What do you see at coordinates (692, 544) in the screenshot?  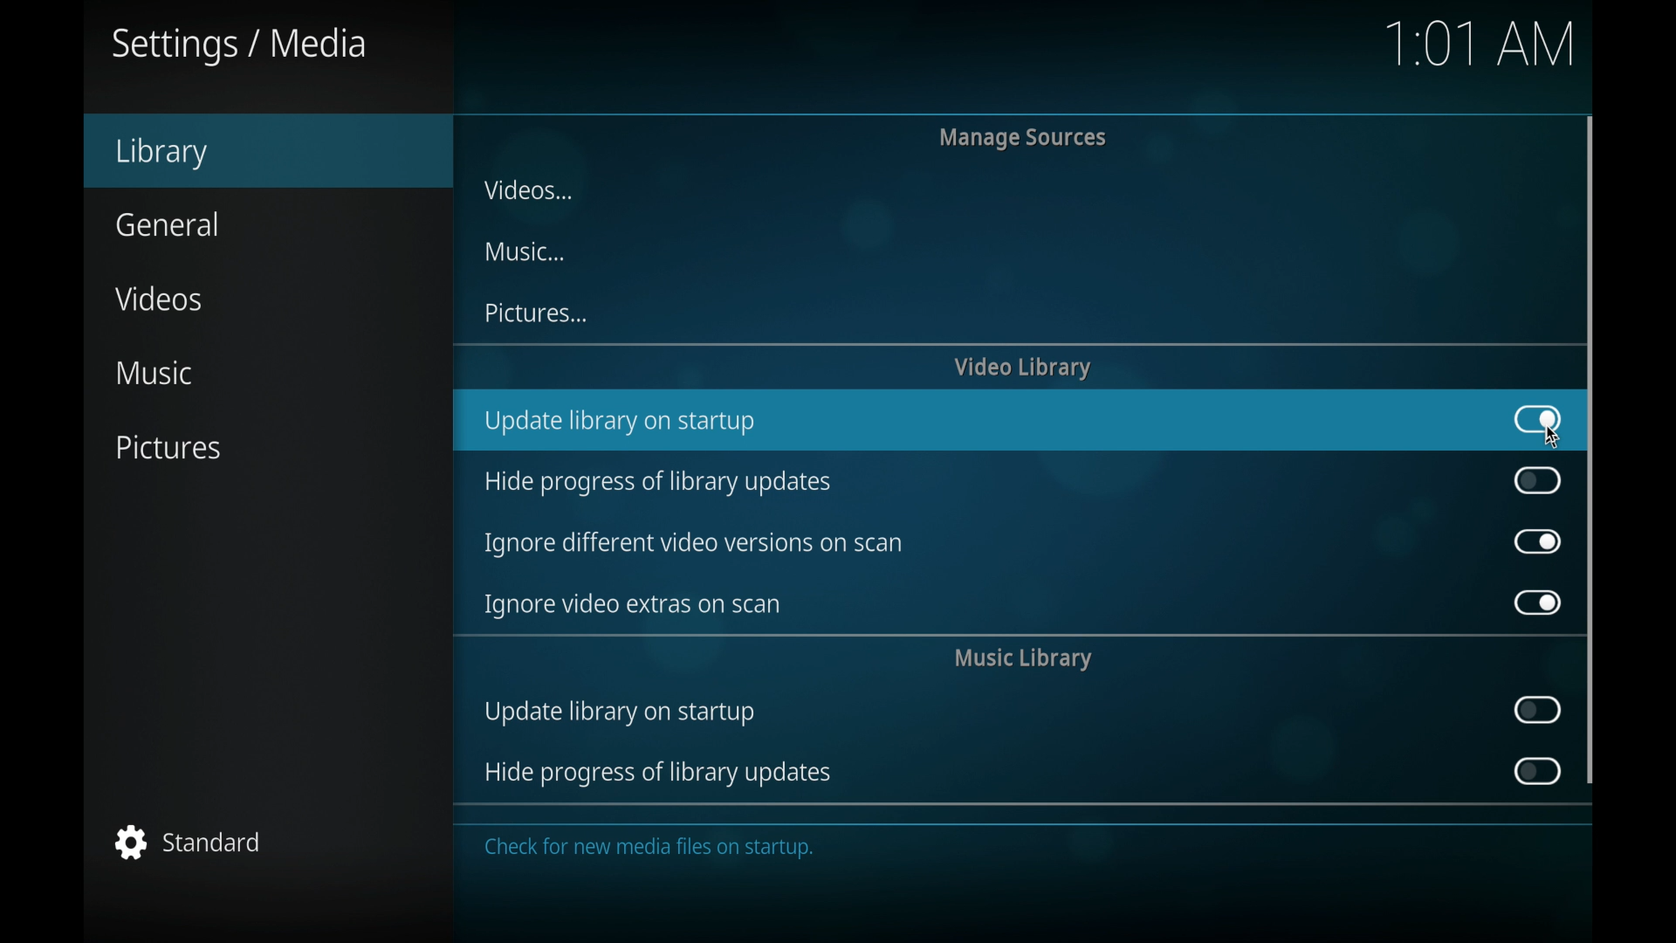 I see `ignore different video versions on scan` at bounding box center [692, 544].